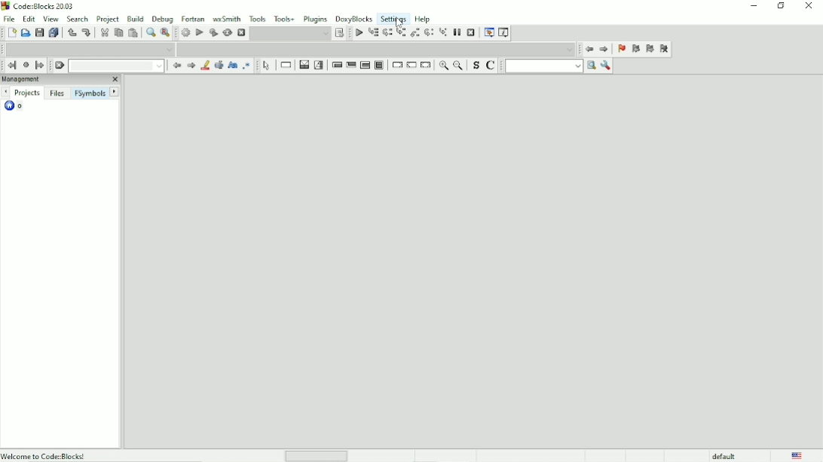 Image resolution: width=823 pixels, height=462 pixels. I want to click on Counting loop, so click(365, 66).